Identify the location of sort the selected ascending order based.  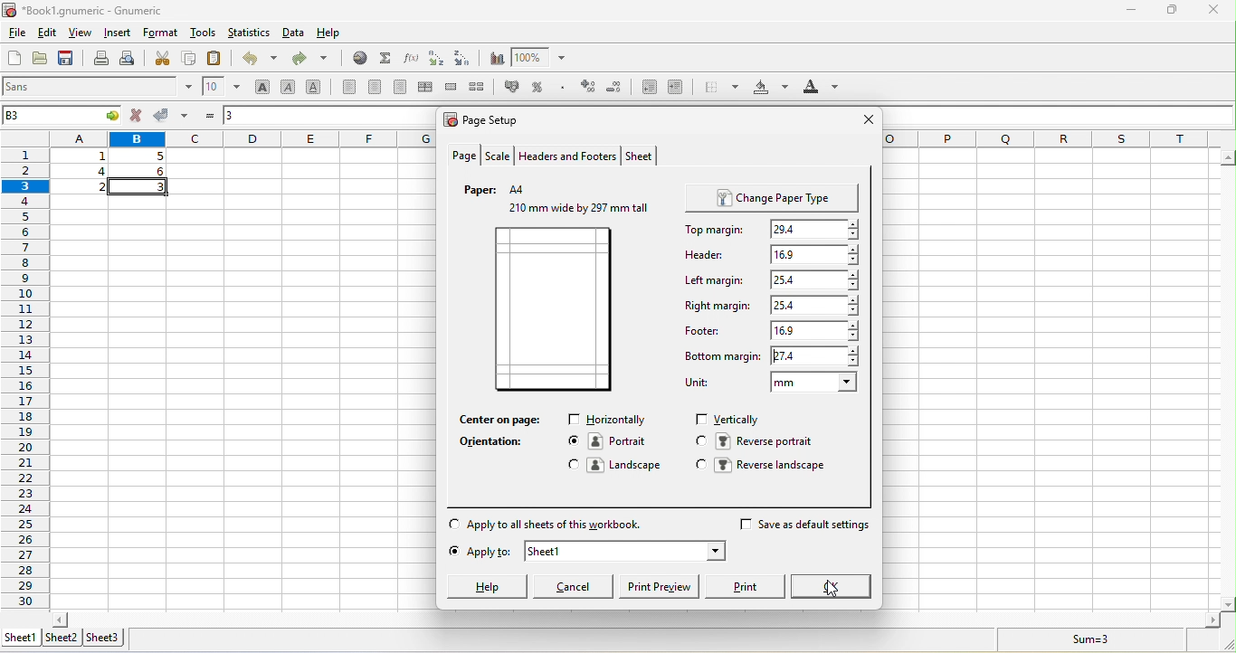
(437, 59).